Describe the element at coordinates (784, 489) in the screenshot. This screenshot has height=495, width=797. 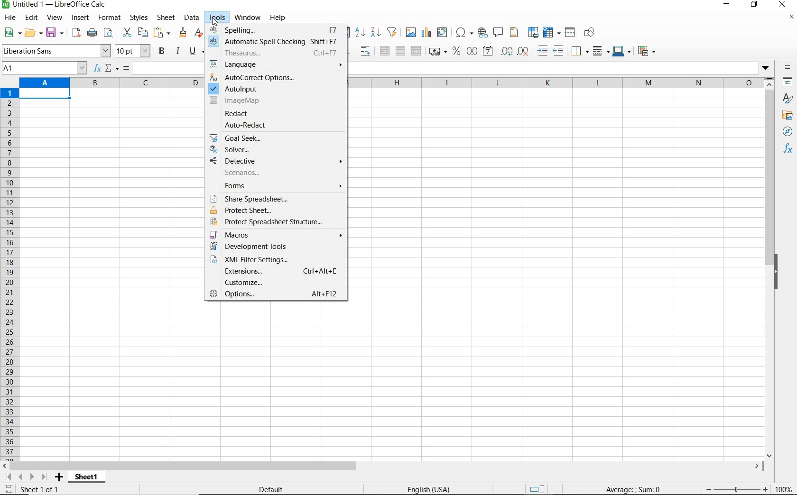
I see `zoom level` at that location.